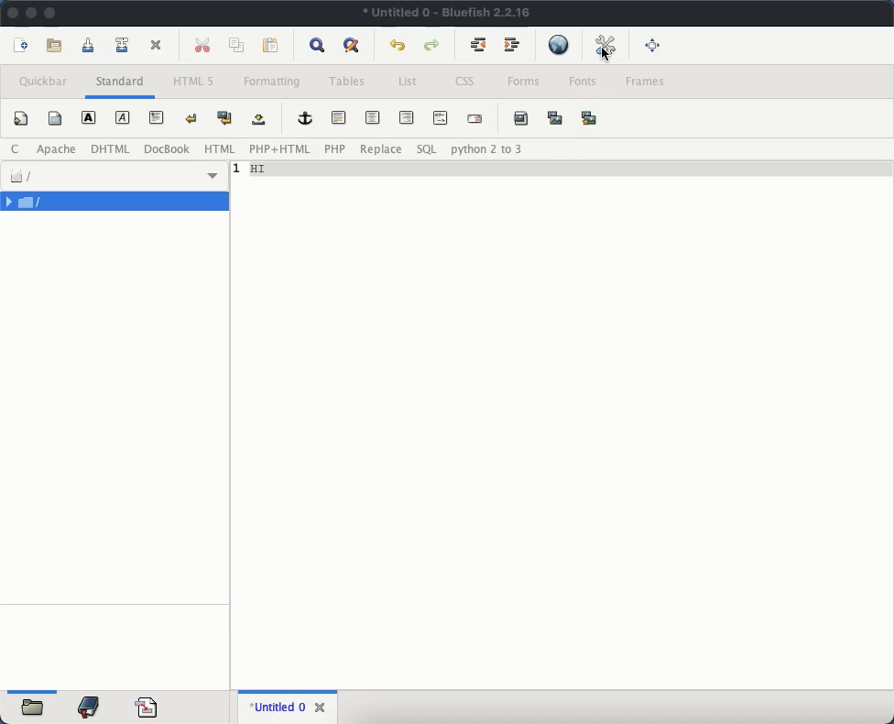 This screenshot has height=724, width=894. What do you see at coordinates (157, 116) in the screenshot?
I see `paragraph` at bounding box center [157, 116].